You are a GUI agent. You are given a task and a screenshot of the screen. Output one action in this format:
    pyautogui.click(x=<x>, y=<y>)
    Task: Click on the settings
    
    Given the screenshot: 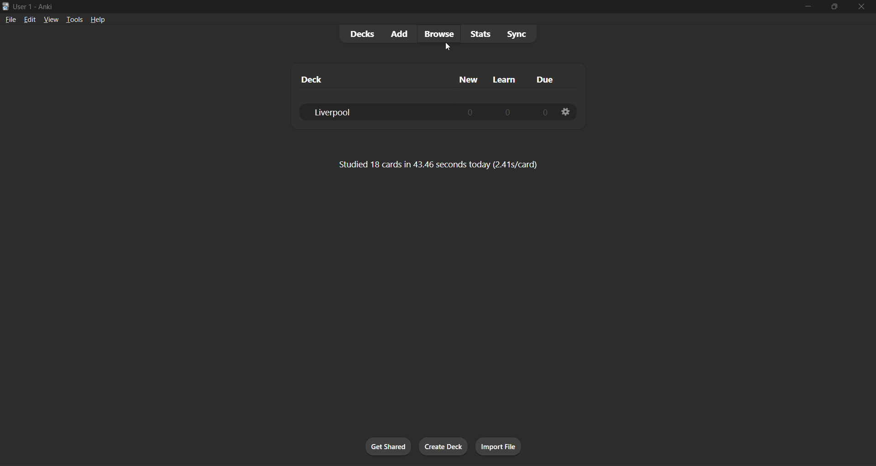 What is the action you would take?
    pyautogui.click(x=565, y=111)
    